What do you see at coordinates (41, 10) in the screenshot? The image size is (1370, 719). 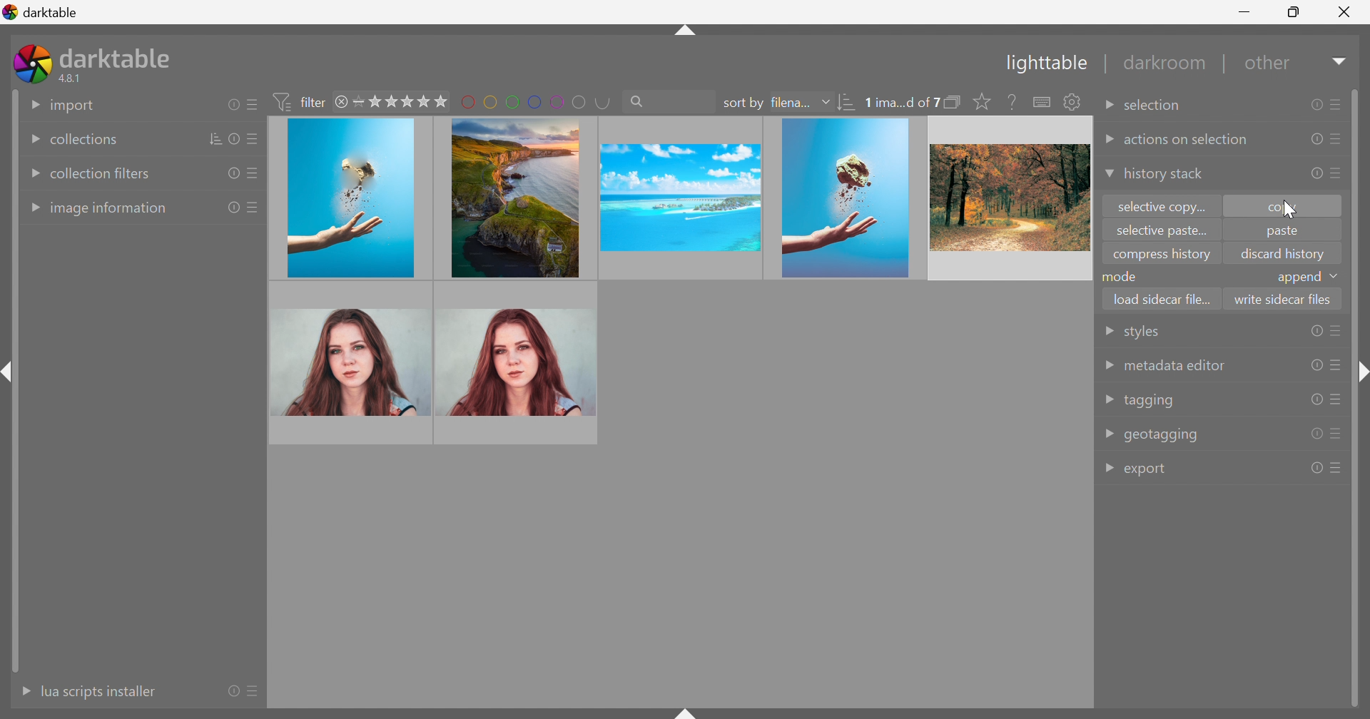 I see `darktable` at bounding box center [41, 10].